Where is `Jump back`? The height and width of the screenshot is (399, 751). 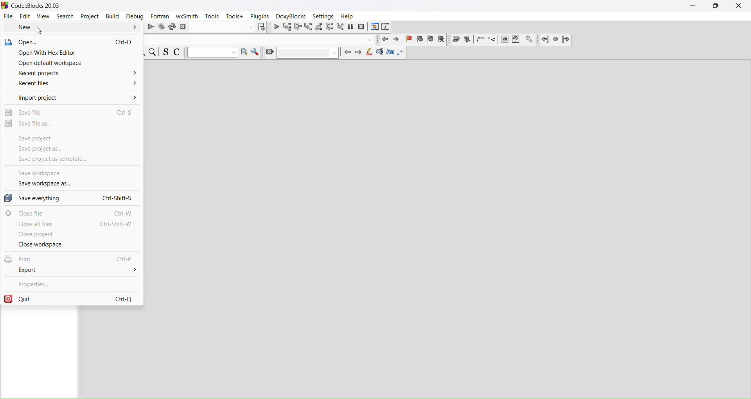 Jump back is located at coordinates (545, 39).